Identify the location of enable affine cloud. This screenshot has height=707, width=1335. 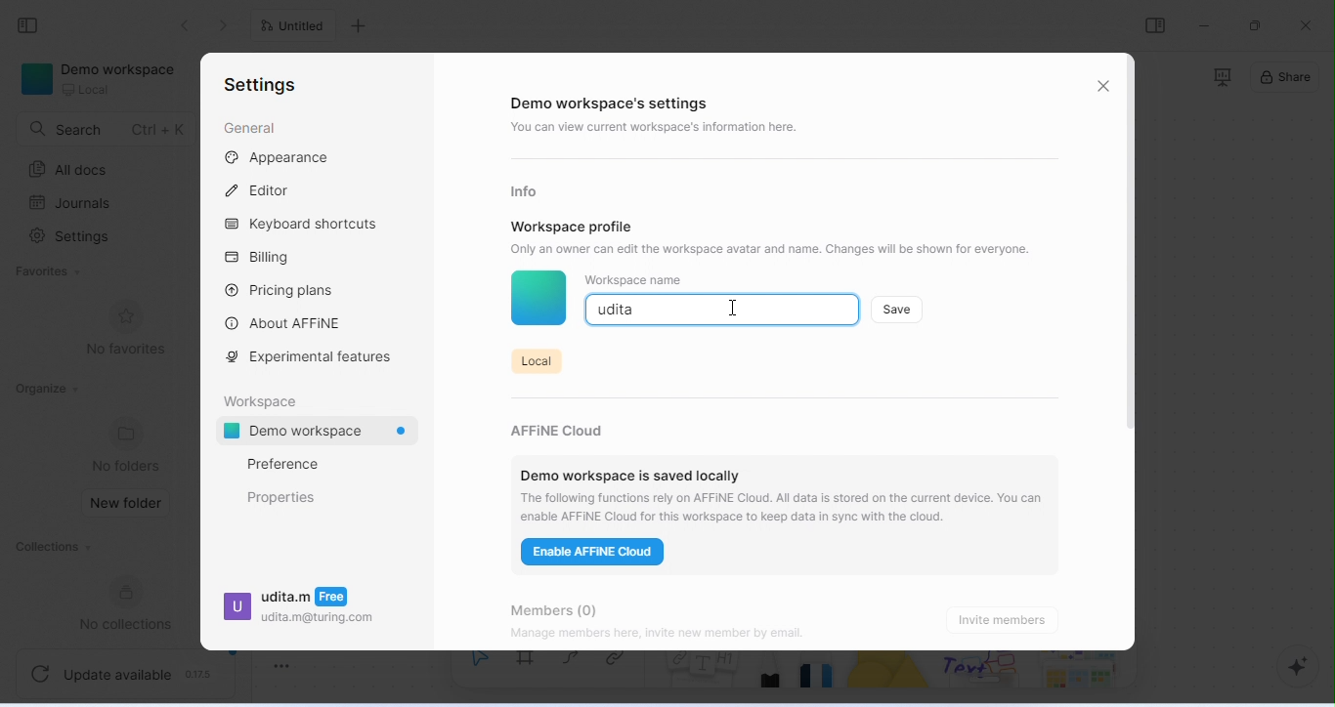
(595, 555).